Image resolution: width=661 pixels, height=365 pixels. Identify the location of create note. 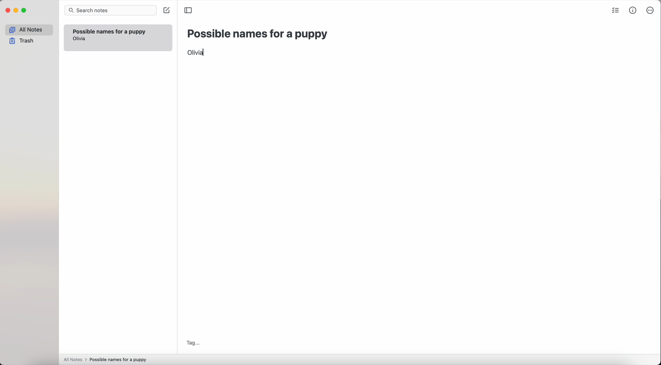
(166, 11).